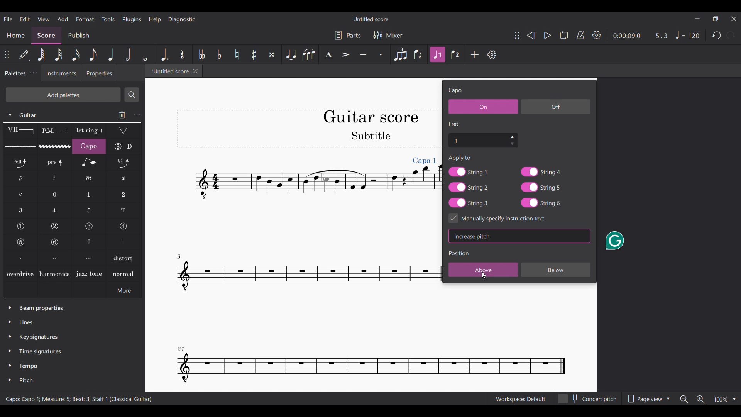  What do you see at coordinates (483, 106) in the screenshot?
I see `On` at bounding box center [483, 106].